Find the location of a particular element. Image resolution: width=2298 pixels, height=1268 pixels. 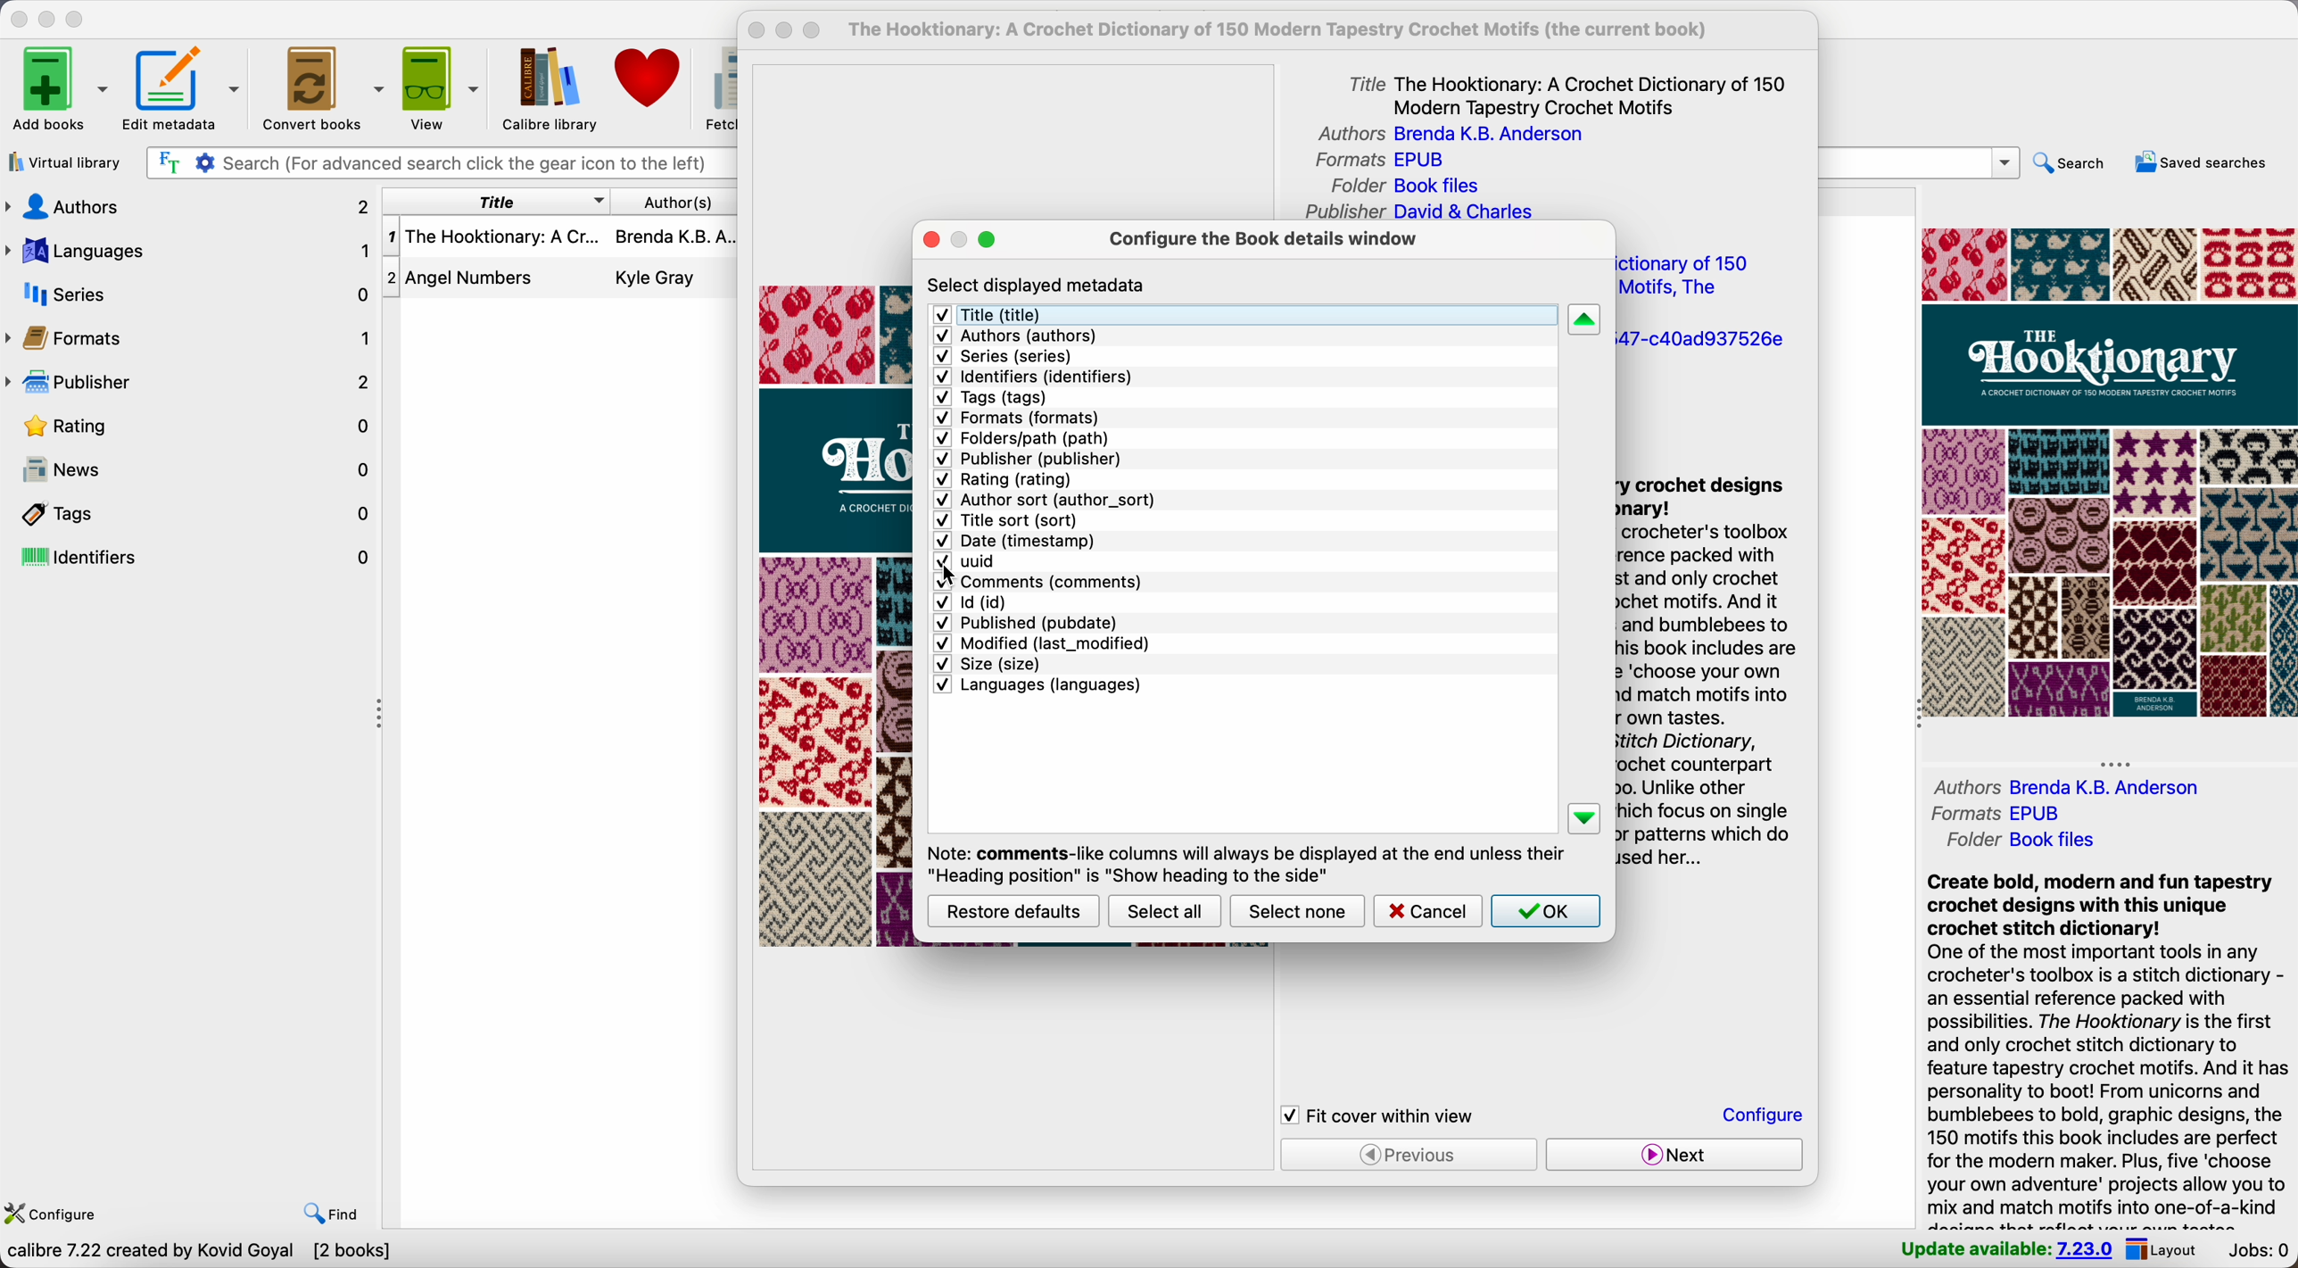

publisher is located at coordinates (1418, 212).